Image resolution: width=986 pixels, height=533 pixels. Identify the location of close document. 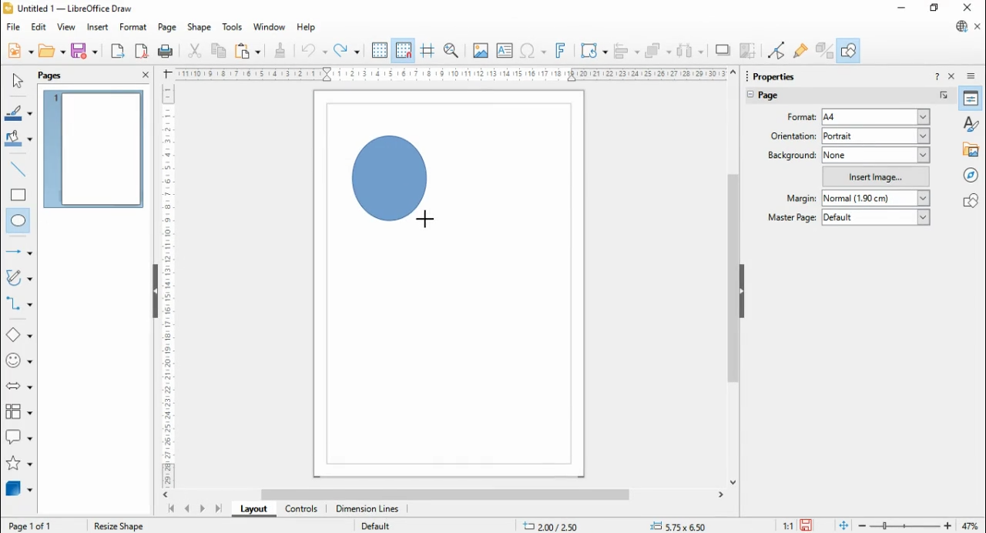
(978, 27).